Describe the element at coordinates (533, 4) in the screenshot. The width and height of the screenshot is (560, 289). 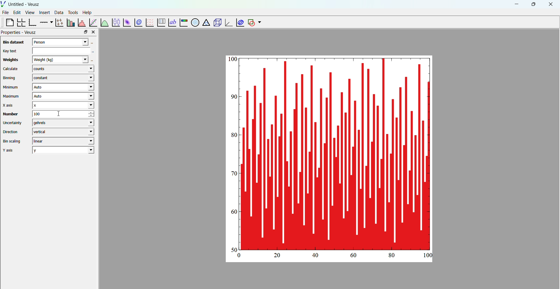
I see `maximize` at that location.